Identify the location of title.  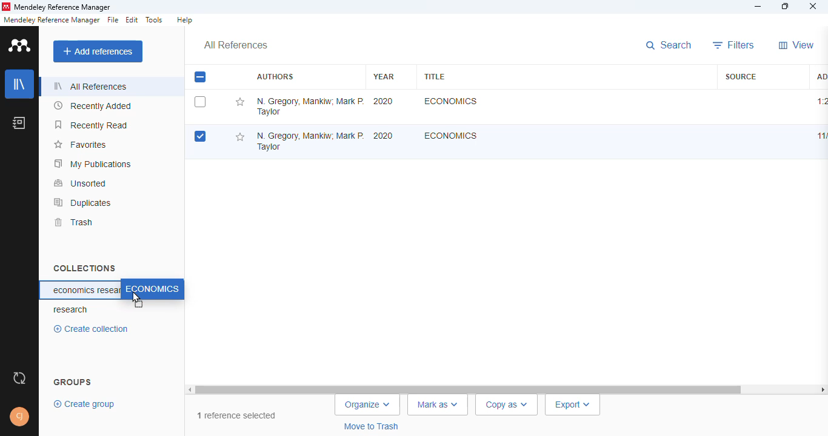
(434, 76).